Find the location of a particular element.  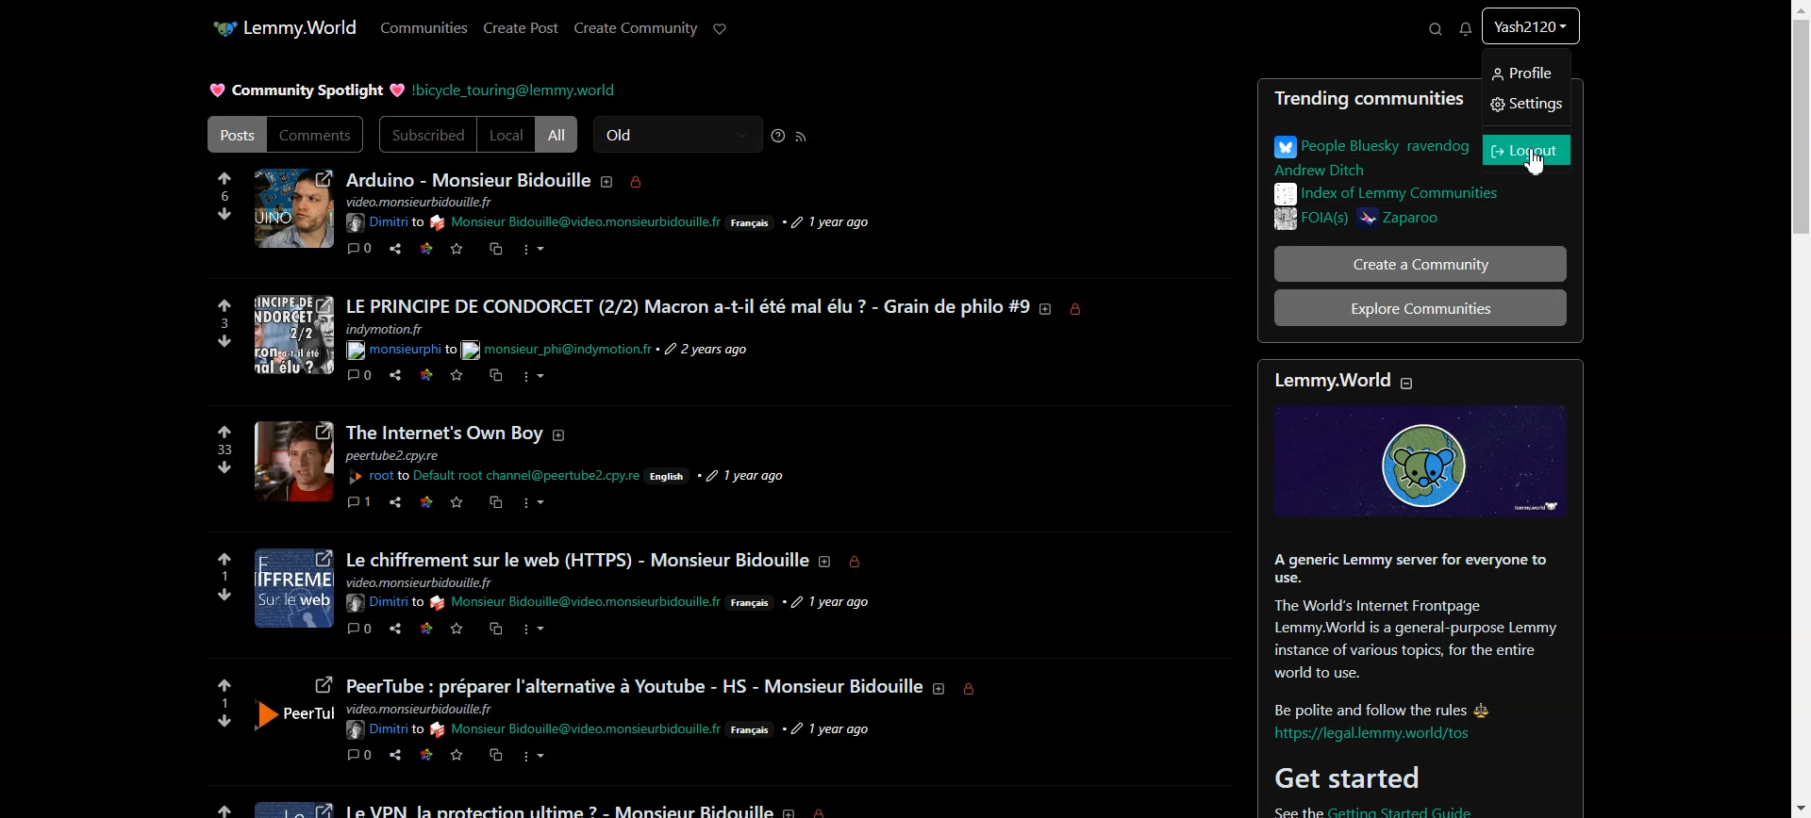

more is located at coordinates (534, 759).